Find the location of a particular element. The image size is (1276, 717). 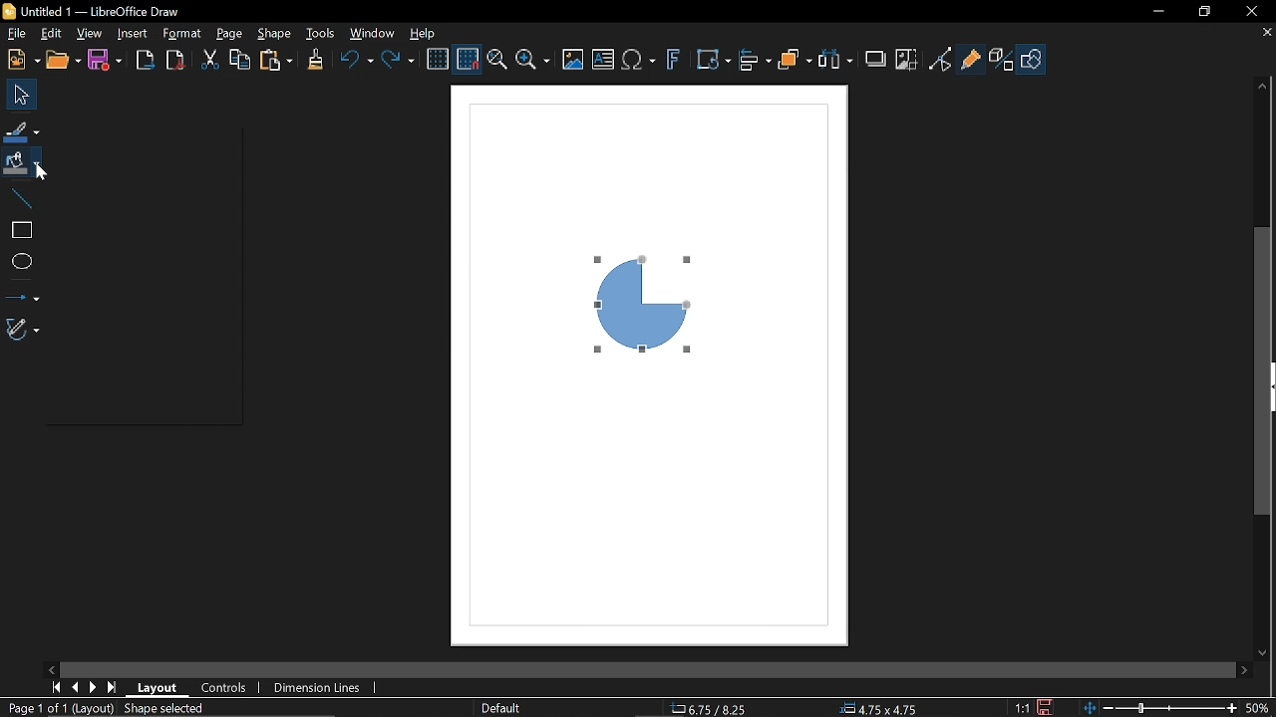

Minimize is located at coordinates (1158, 13).